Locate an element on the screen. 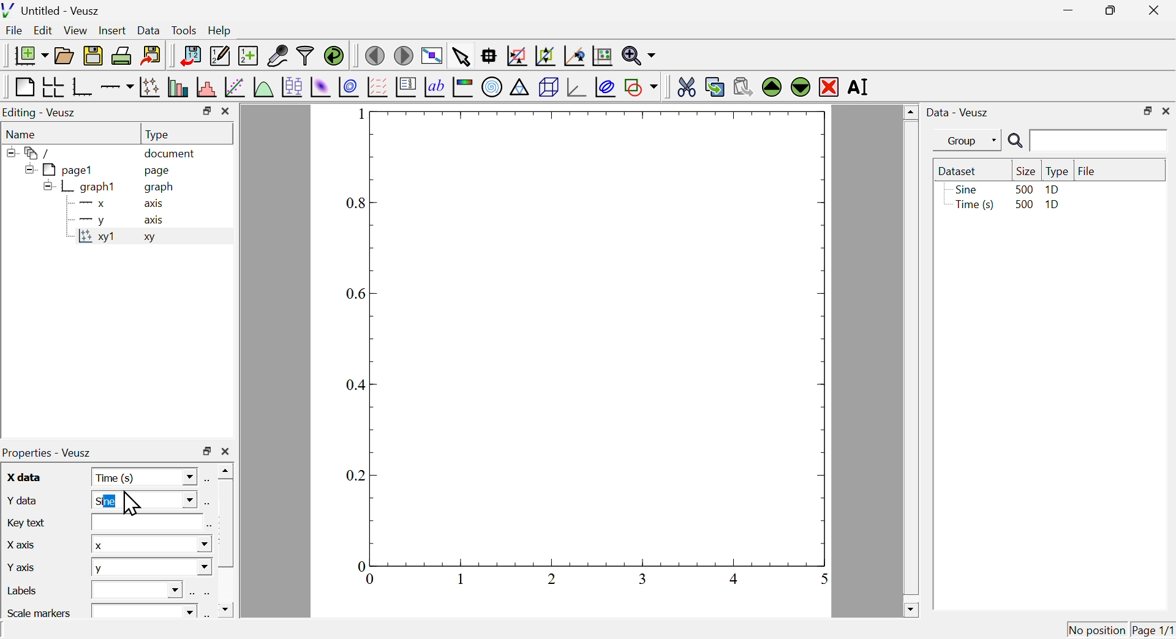 This screenshot has width=1176, height=639. maximize is located at coordinates (1107, 11).